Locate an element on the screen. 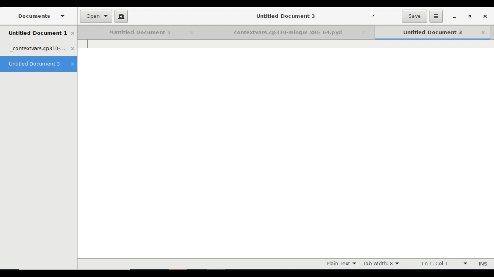  Untitled Document 1 is located at coordinates (133, 33).